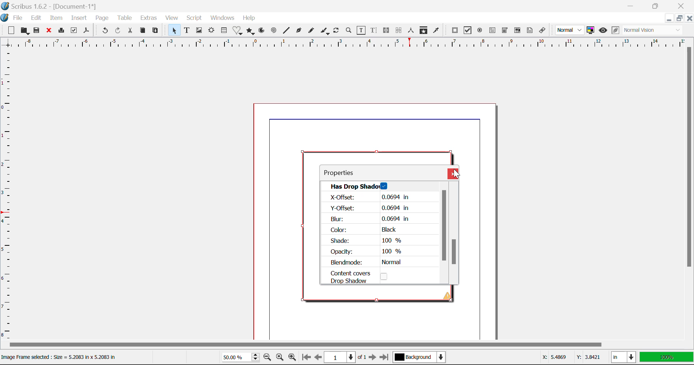 Image resolution: width=694 pixels, height=365 pixels. I want to click on 100%, so click(667, 357).